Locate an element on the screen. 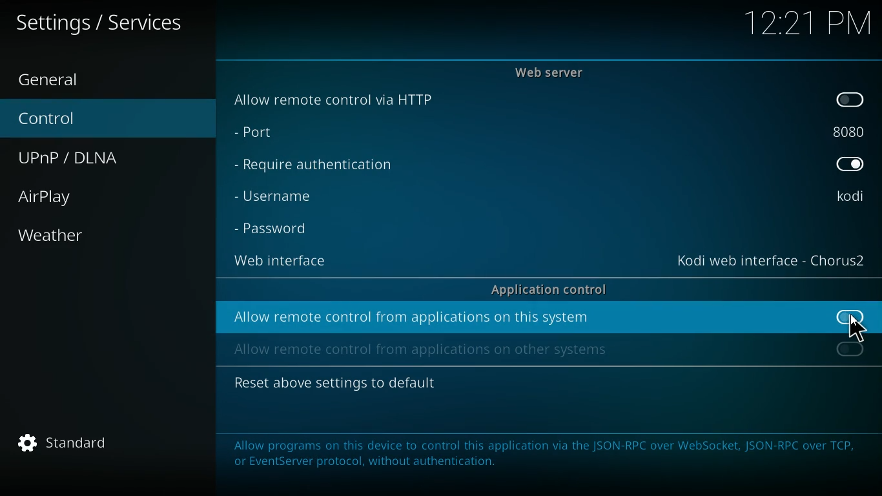  allow remote control is located at coordinates (413, 317).